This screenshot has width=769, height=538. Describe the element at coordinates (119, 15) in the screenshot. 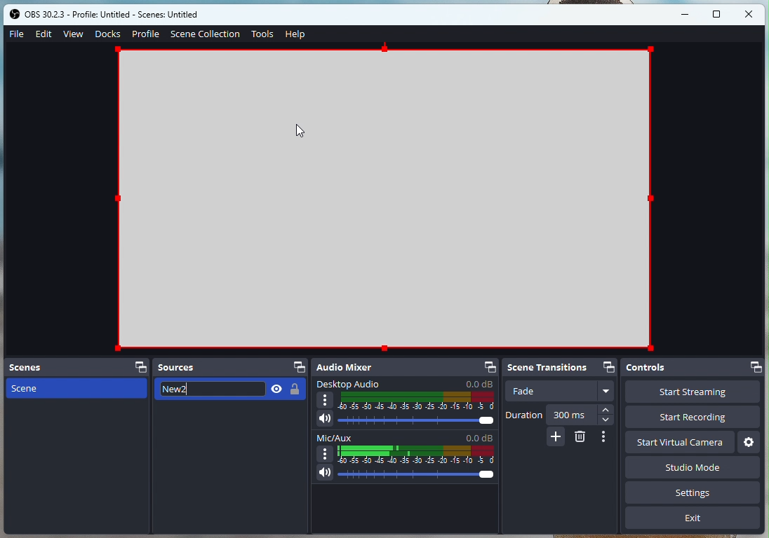

I see `obs studio` at that location.